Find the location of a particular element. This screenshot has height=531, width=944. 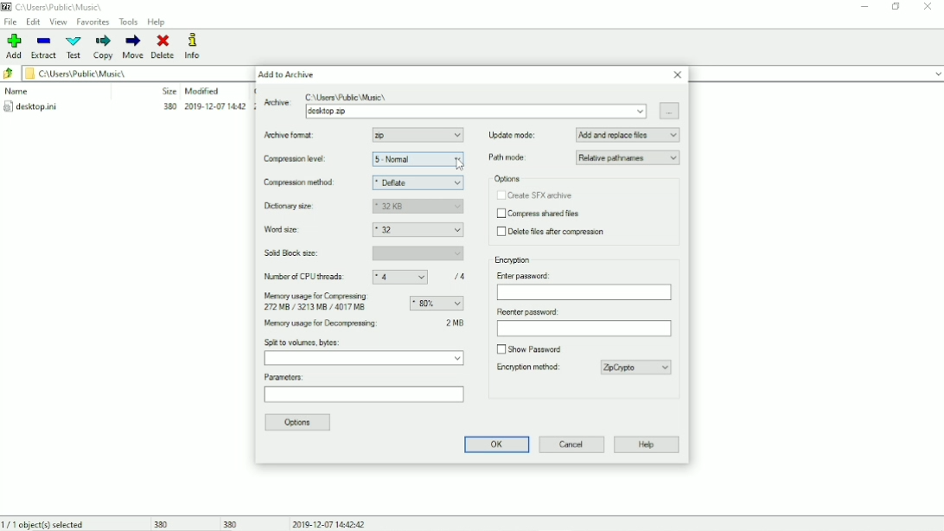

Tools is located at coordinates (129, 22).